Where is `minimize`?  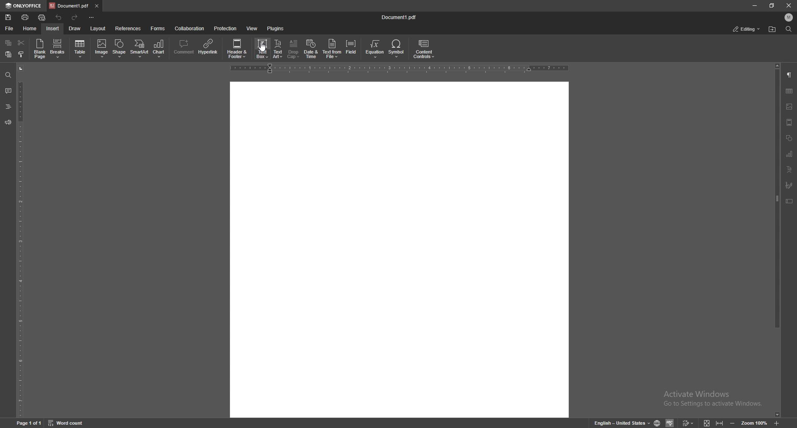
minimize is located at coordinates (755, 5).